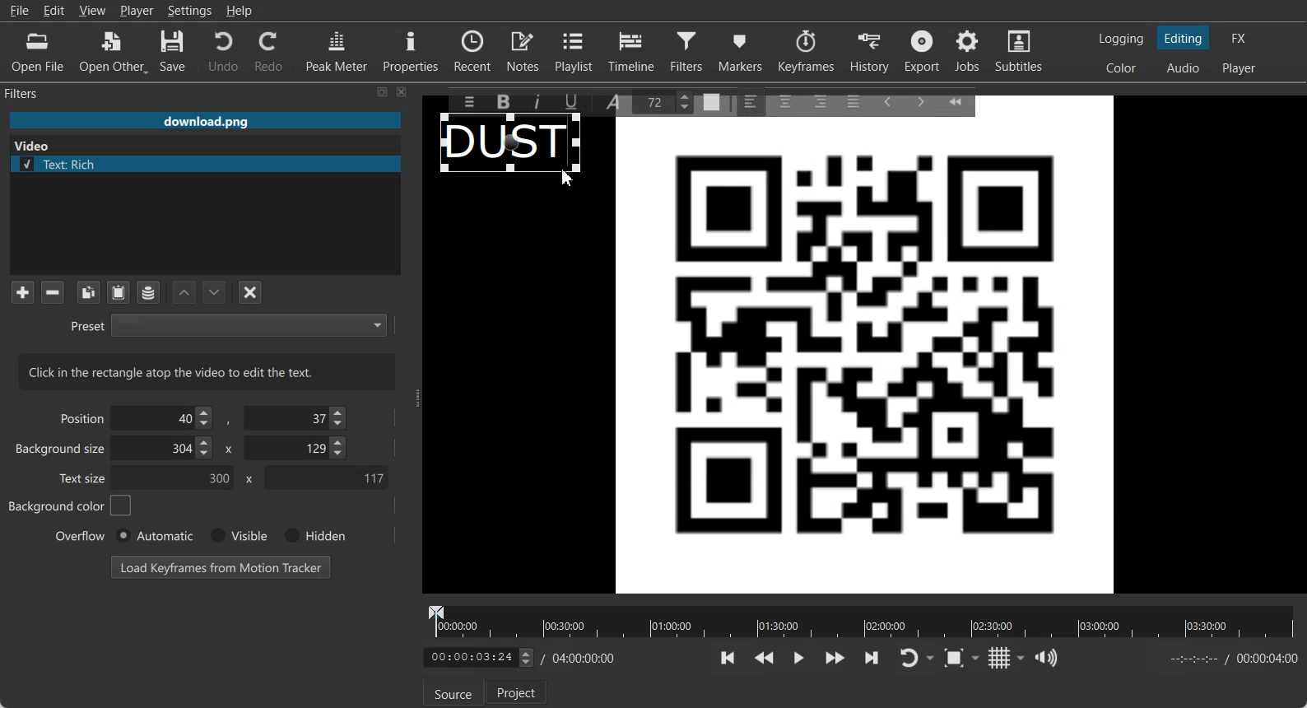 This screenshot has height=708, width=1307. Describe the element at coordinates (154, 535) in the screenshot. I see `Automatic` at that location.